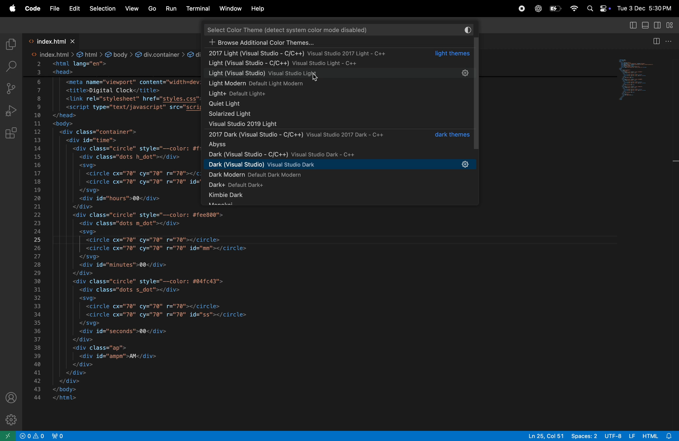 Image resolution: width=679 pixels, height=441 pixels. Describe the element at coordinates (465, 74) in the screenshot. I see `setting` at that location.